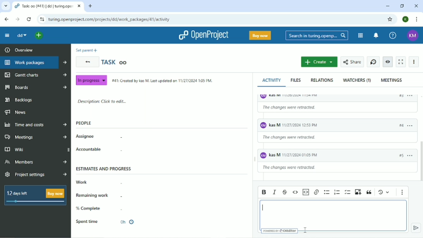 This screenshot has width=423, height=238. I want to click on #4, so click(401, 155).